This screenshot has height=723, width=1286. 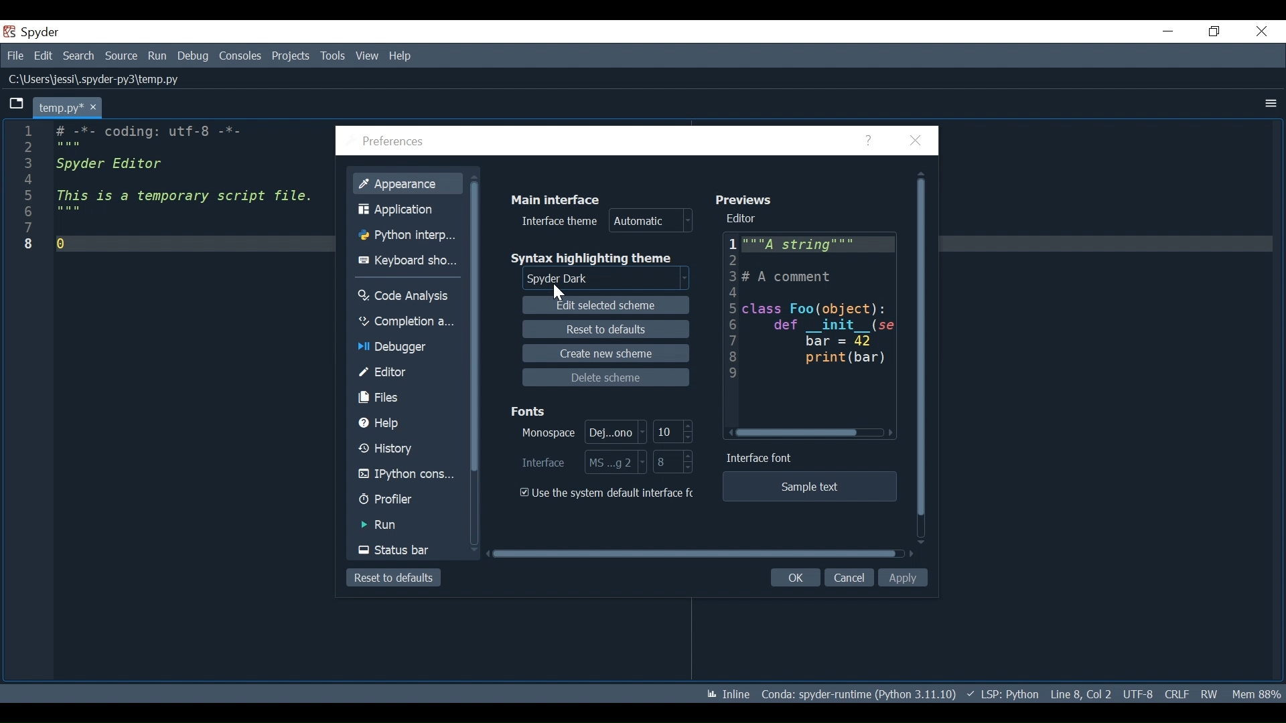 What do you see at coordinates (409, 183) in the screenshot?
I see `Appearance` at bounding box center [409, 183].